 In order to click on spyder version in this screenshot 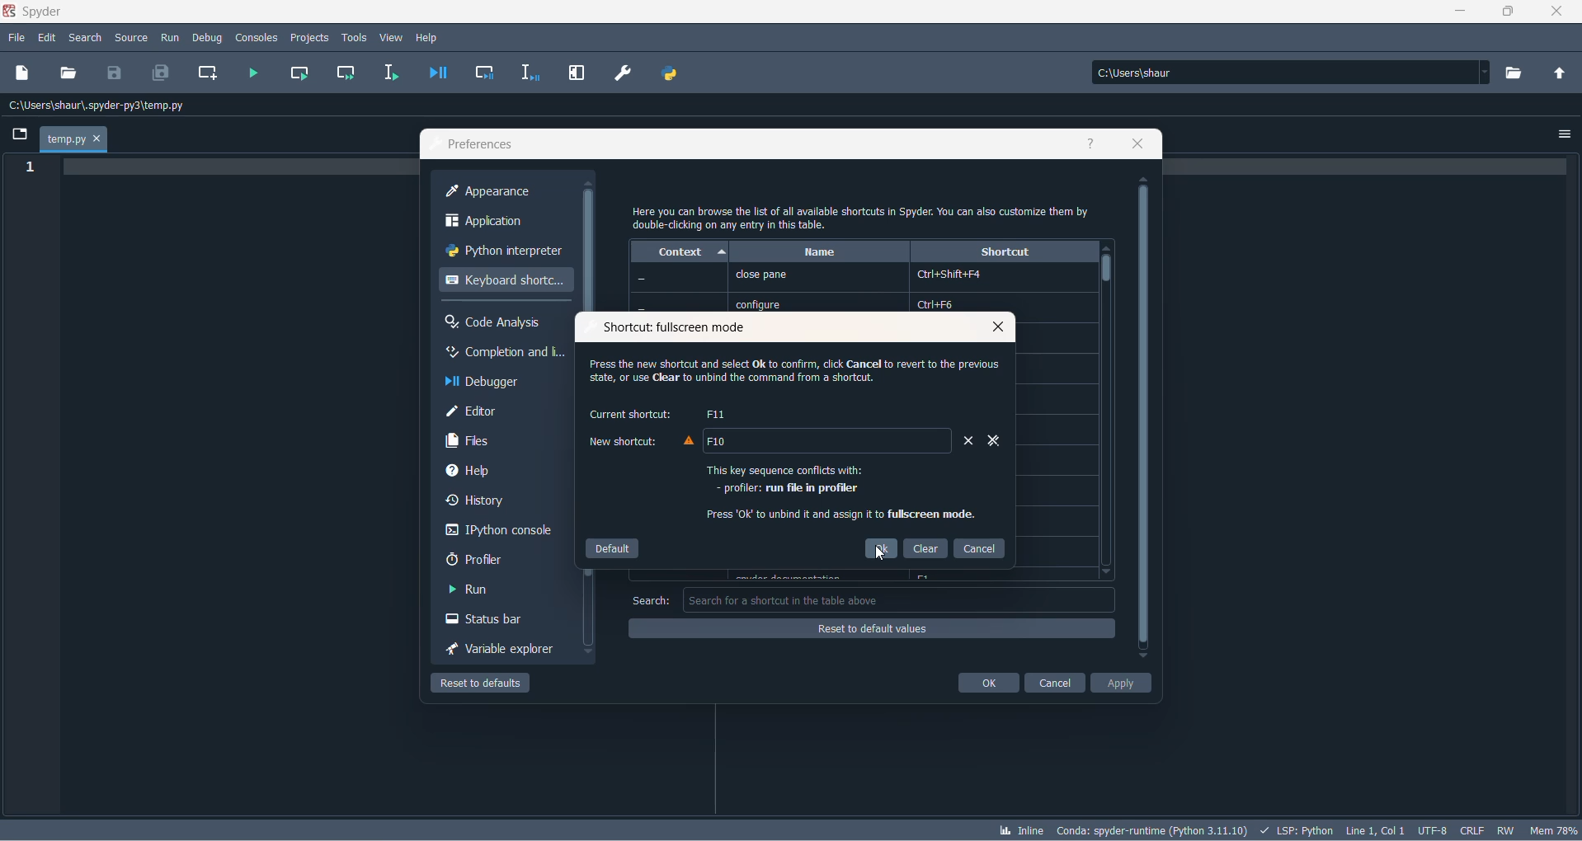, I will do `click(1155, 828)`.